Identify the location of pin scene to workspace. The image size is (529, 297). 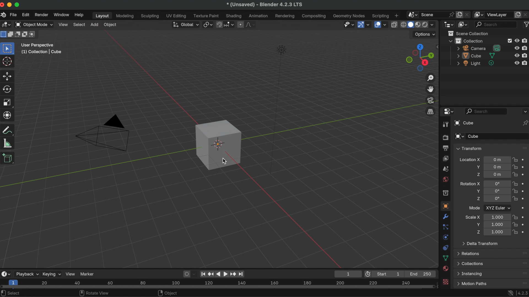
(451, 14).